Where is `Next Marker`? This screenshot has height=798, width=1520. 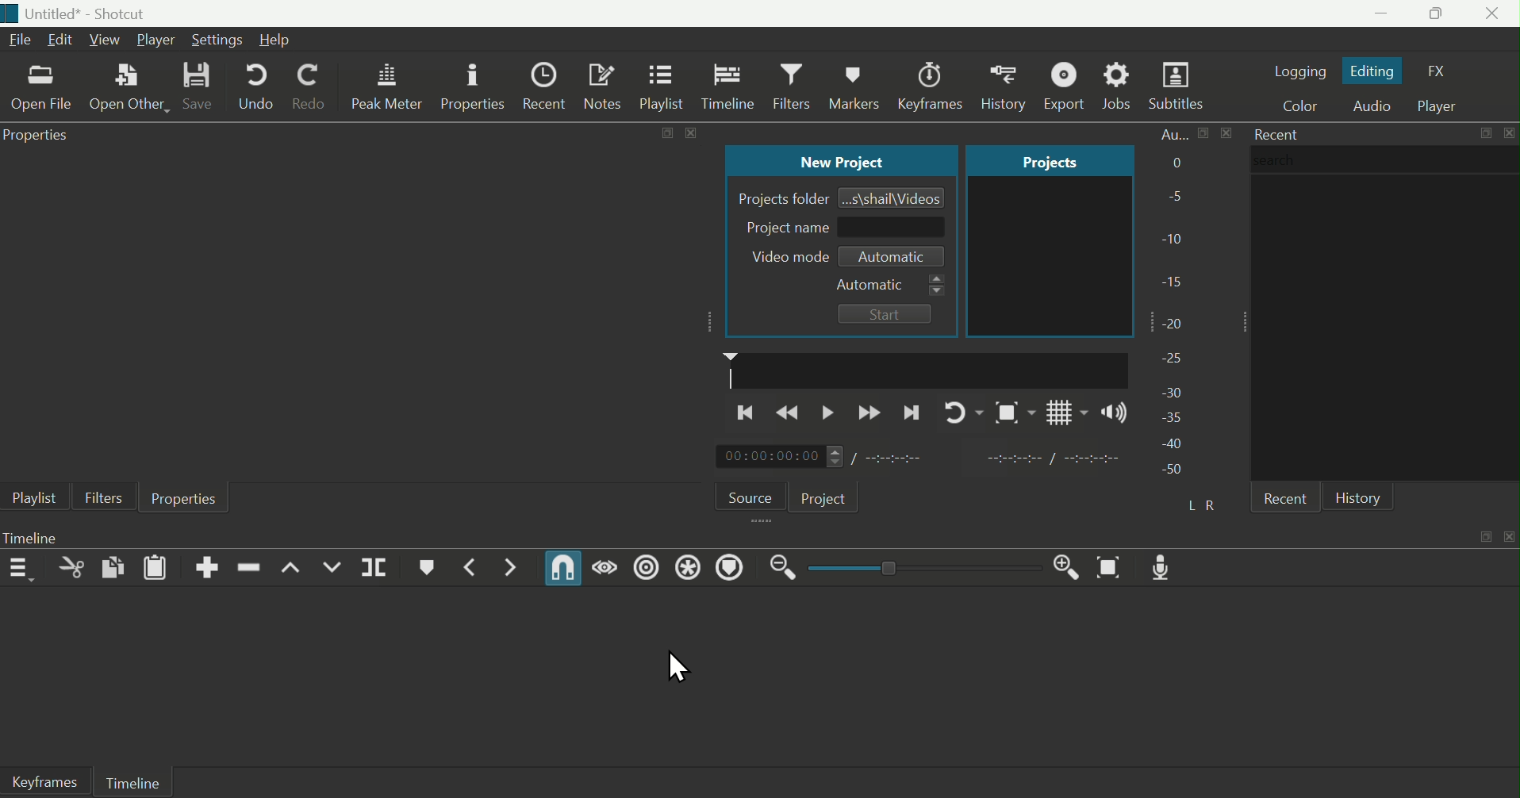 Next Marker is located at coordinates (511, 568).